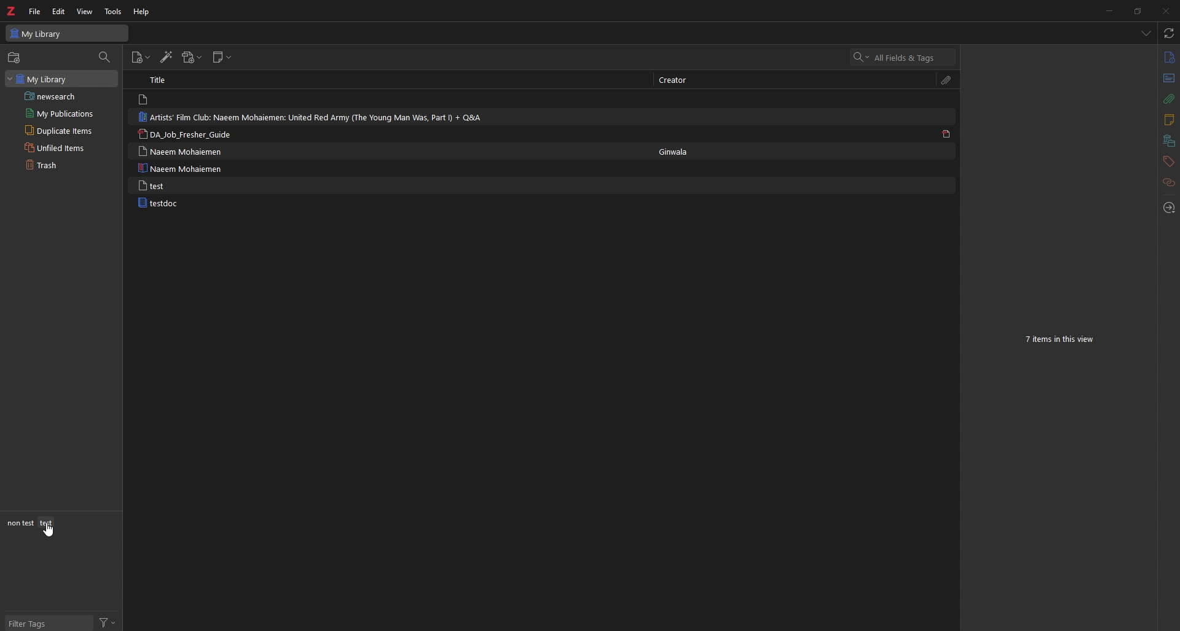 The image size is (1180, 631). What do you see at coordinates (189, 134) in the screenshot?
I see `DA_Job_Fresher_Guide` at bounding box center [189, 134].